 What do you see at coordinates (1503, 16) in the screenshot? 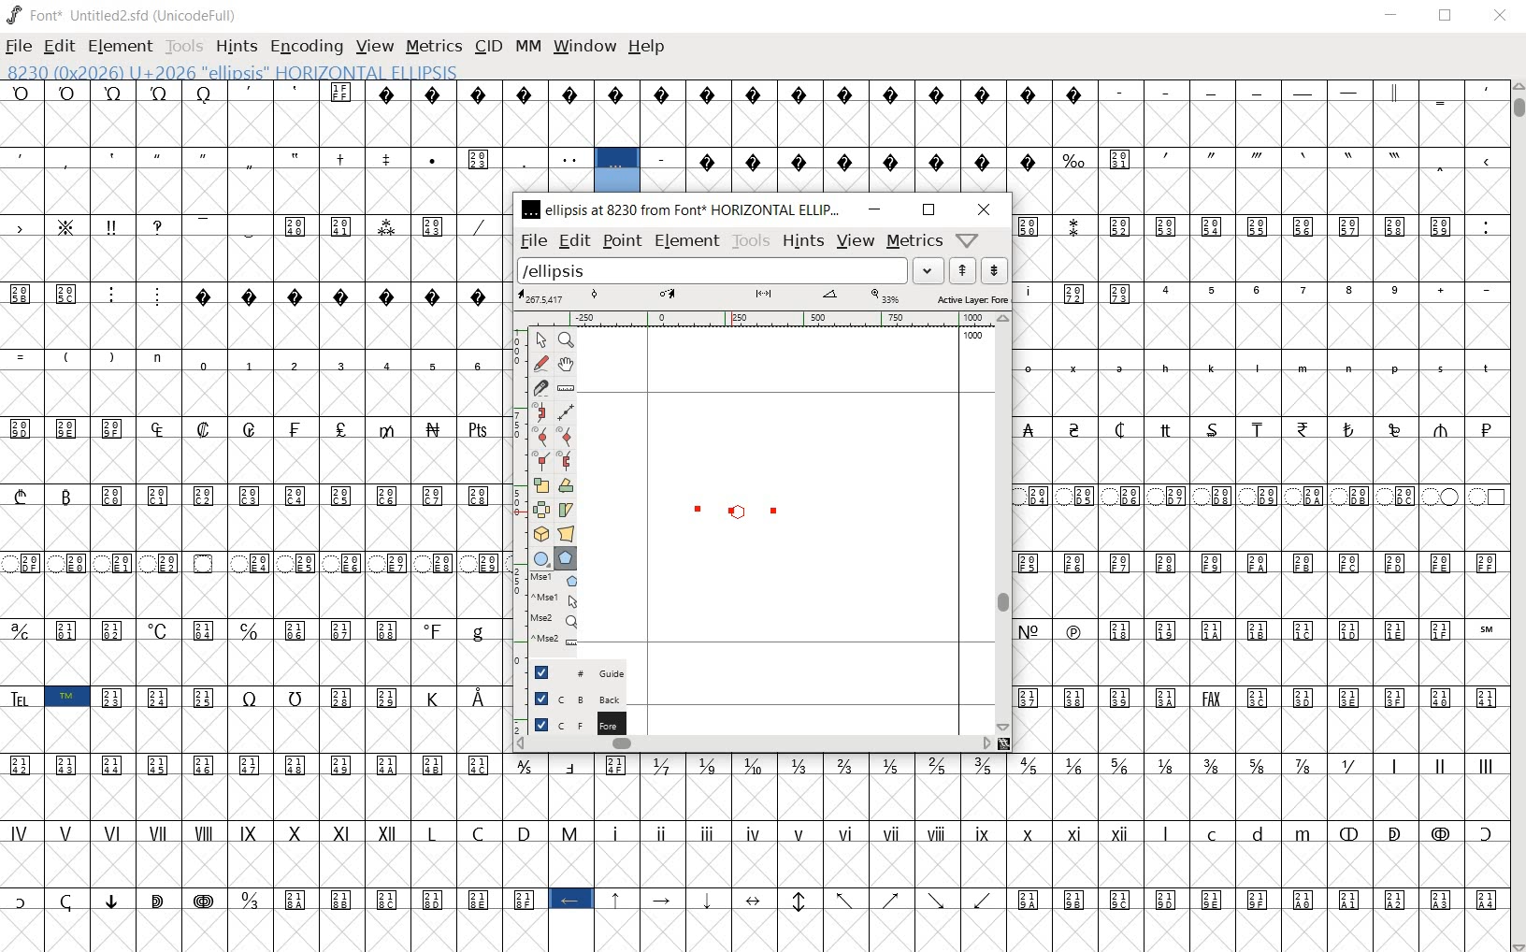
I see `CLOSE` at bounding box center [1503, 16].